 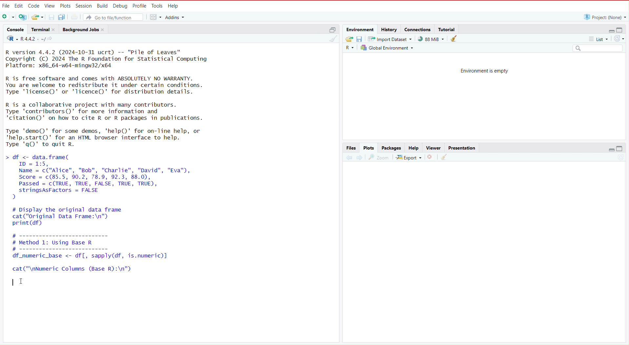 I want to click on Packages, so click(x=391, y=147).